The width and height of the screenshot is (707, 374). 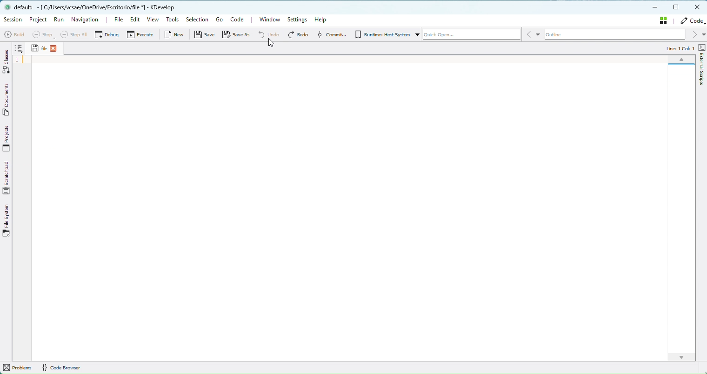 What do you see at coordinates (682, 49) in the screenshot?
I see `Code info` at bounding box center [682, 49].